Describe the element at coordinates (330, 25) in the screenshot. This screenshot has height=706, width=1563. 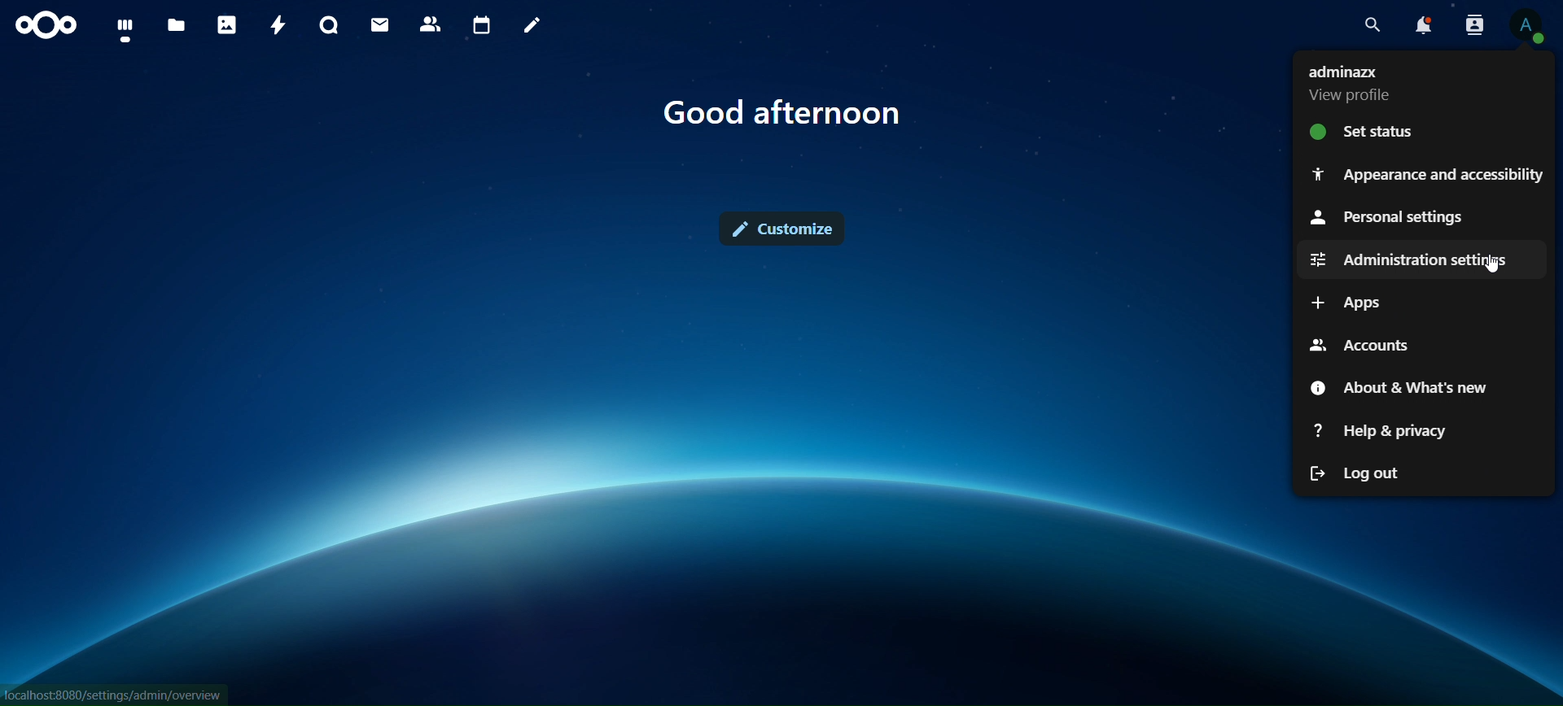
I see `talk` at that location.